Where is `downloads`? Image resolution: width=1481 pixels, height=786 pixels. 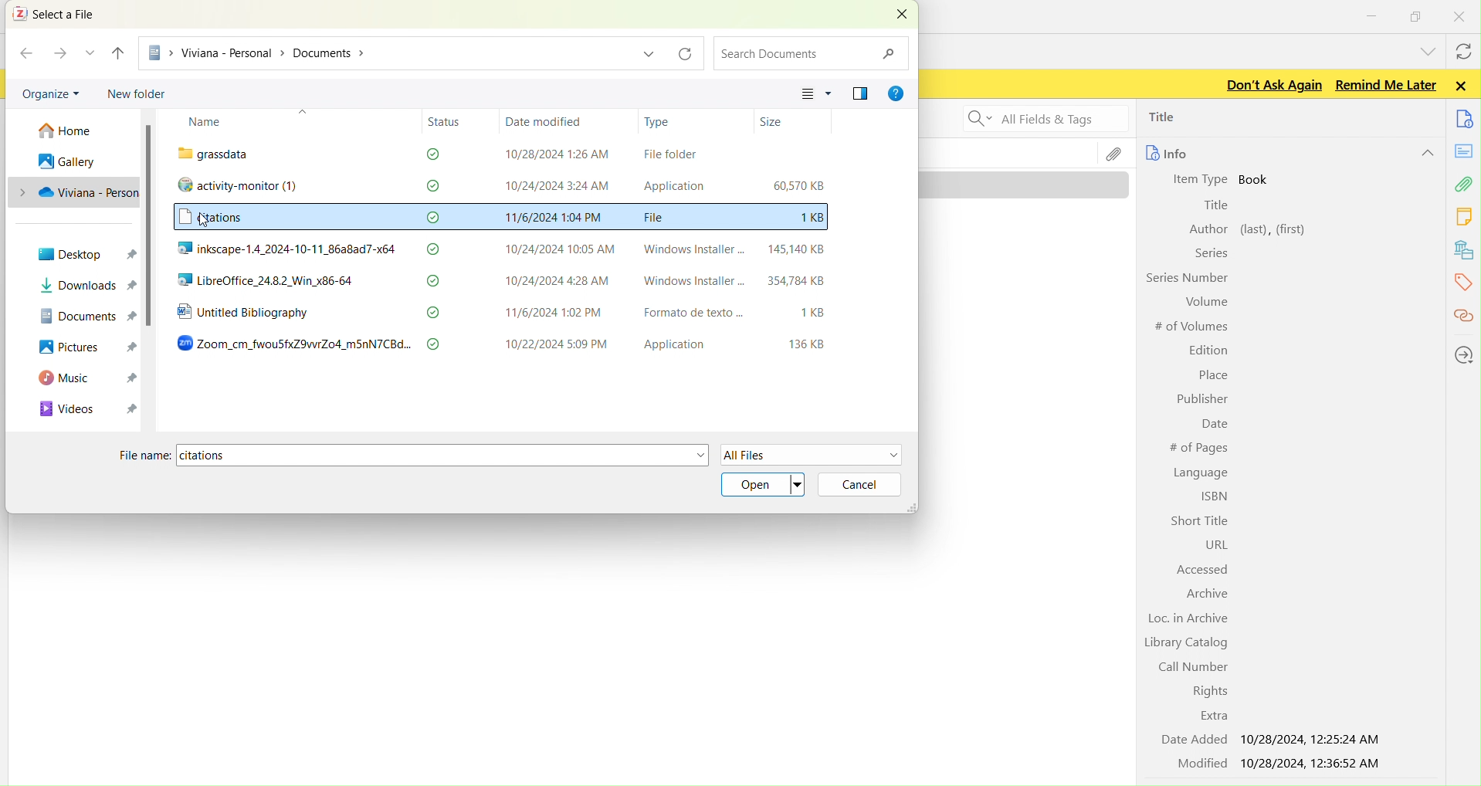 downloads is located at coordinates (74, 286).